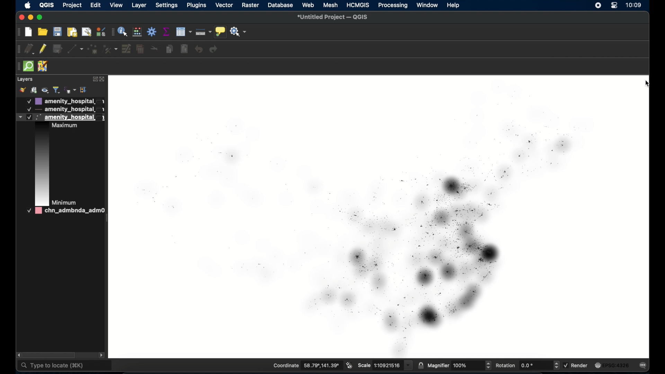  Describe the element at coordinates (220, 31) in the screenshot. I see `show map tips` at that location.